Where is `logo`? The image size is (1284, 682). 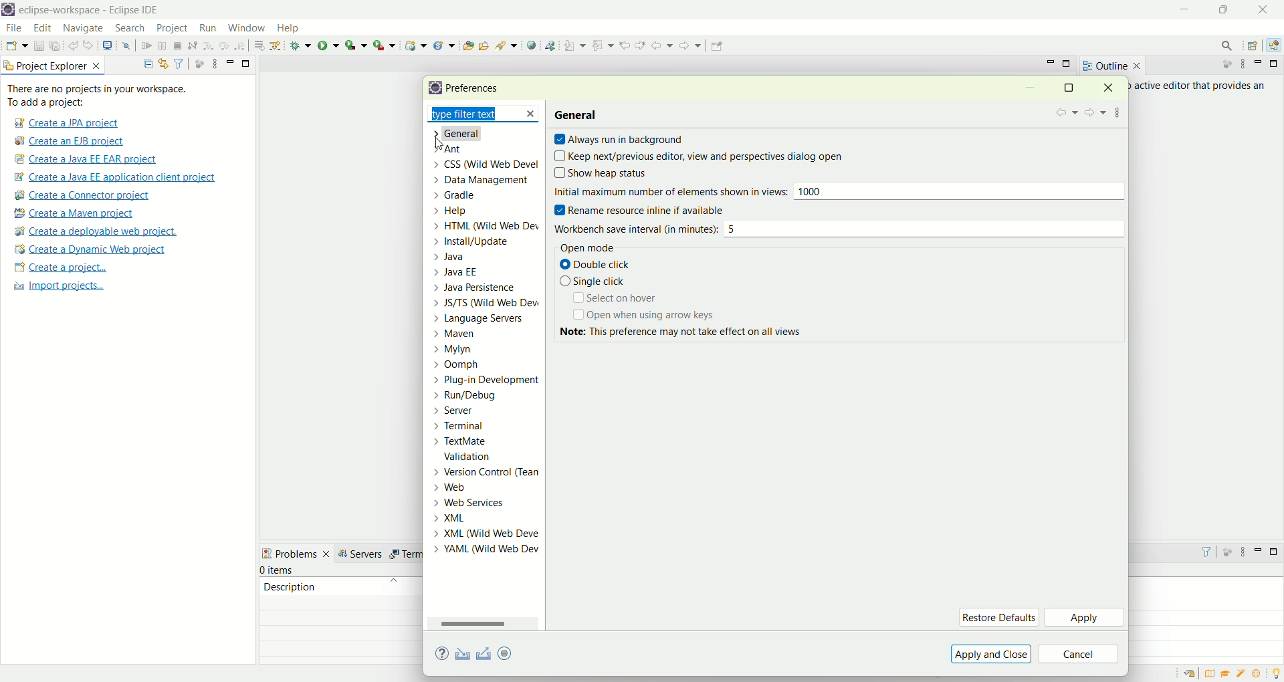 logo is located at coordinates (433, 88).